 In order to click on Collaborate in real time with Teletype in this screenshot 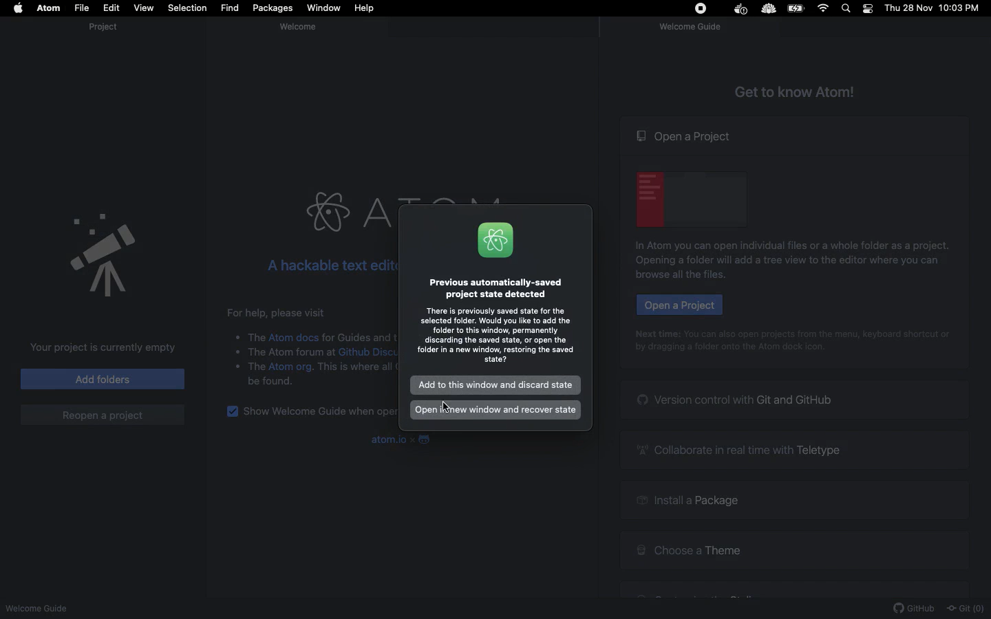, I will do `click(743, 449)`.